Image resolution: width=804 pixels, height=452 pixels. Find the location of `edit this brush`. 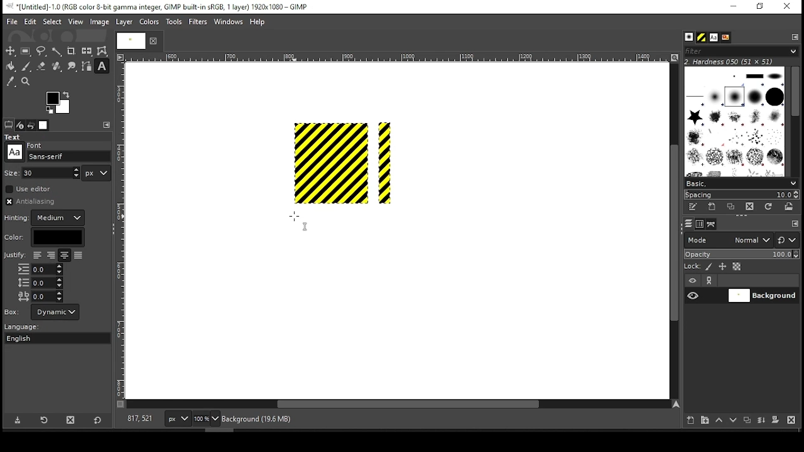

edit this brush is located at coordinates (692, 208).